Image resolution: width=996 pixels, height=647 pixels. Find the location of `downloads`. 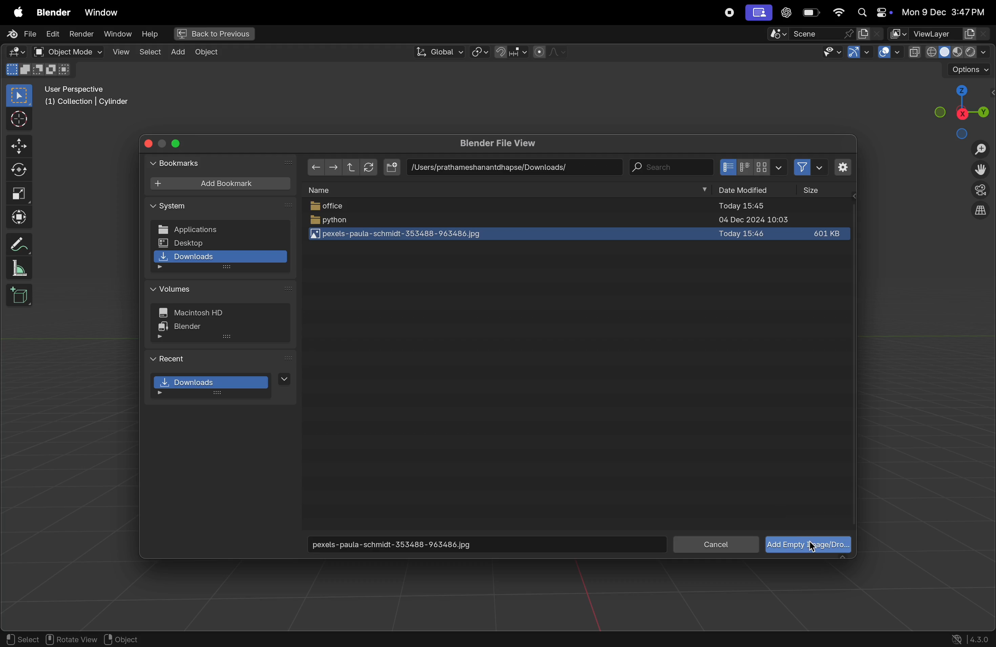

downloads is located at coordinates (221, 385).